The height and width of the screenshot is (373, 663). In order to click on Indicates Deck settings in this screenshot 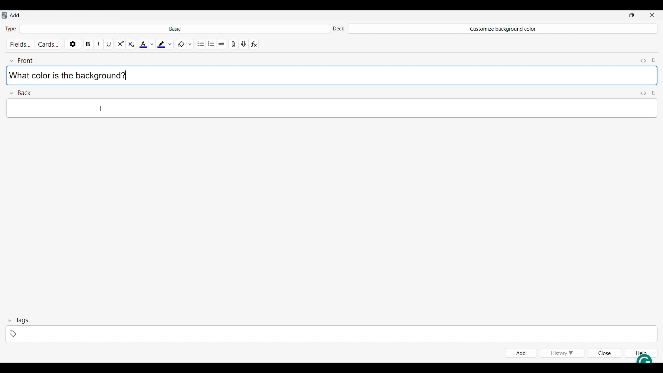, I will do `click(338, 29)`.